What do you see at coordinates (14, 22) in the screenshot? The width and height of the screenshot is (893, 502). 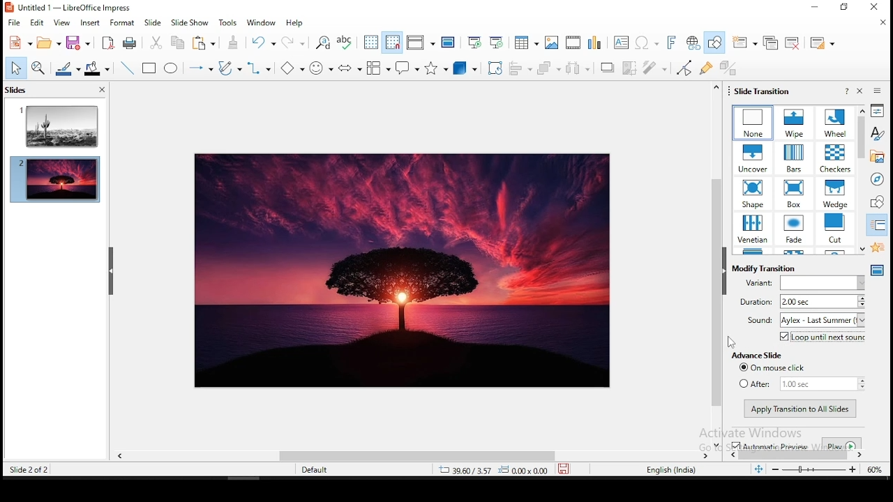 I see `file` at bounding box center [14, 22].